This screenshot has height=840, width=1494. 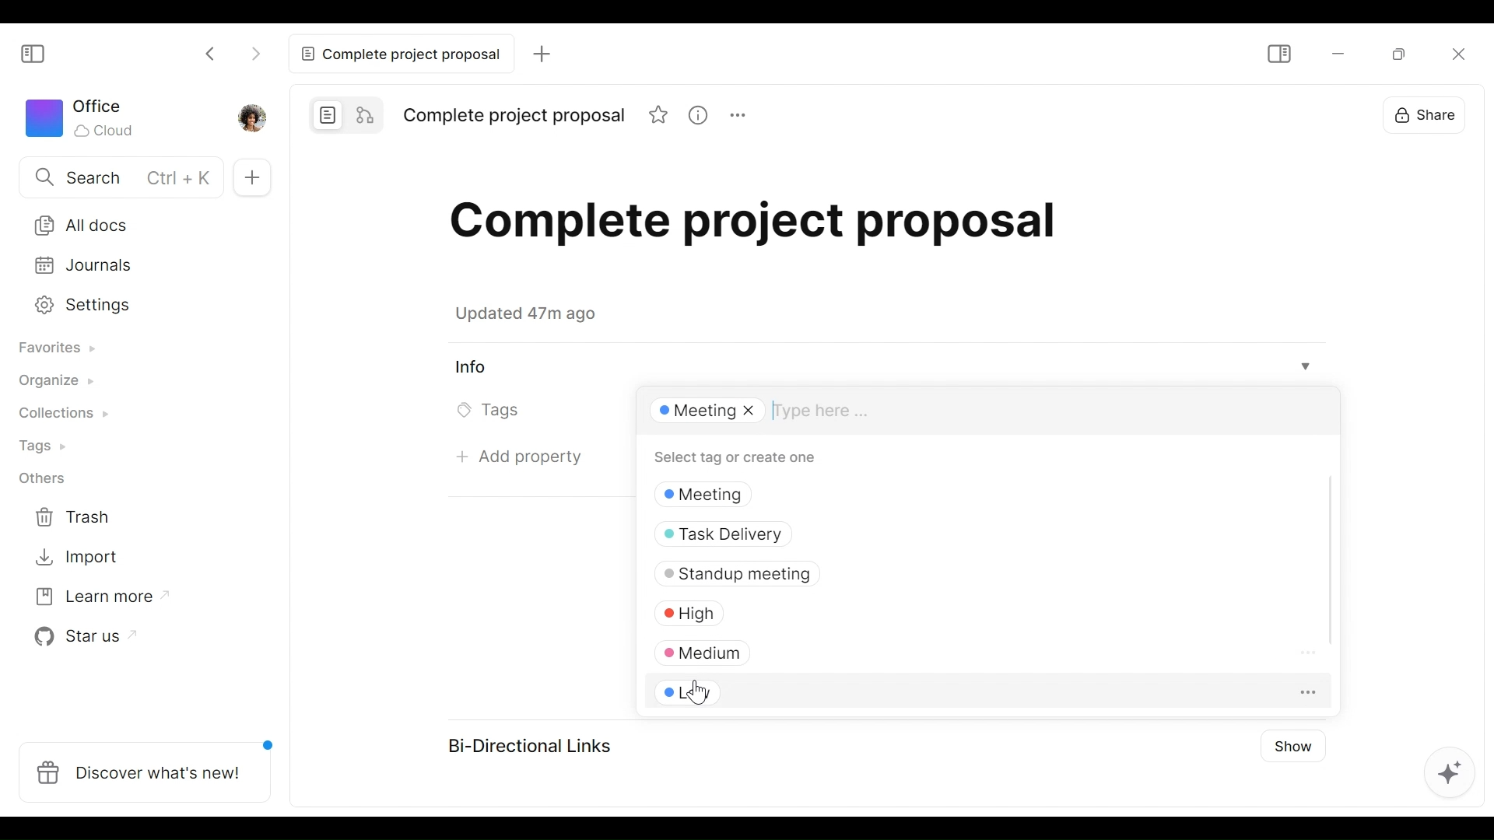 I want to click on Complete project proposal, so click(x=398, y=54).